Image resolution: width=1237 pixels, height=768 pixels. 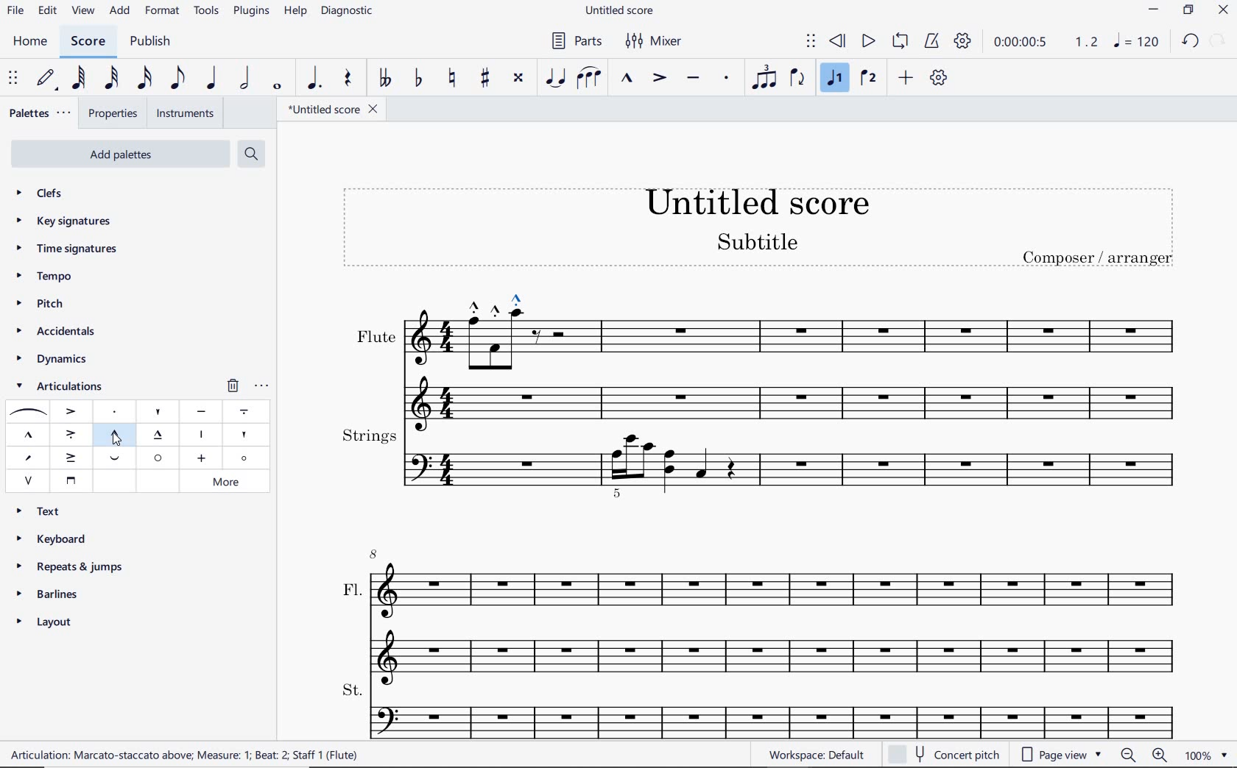 What do you see at coordinates (945, 753) in the screenshot?
I see `concert pitch` at bounding box center [945, 753].